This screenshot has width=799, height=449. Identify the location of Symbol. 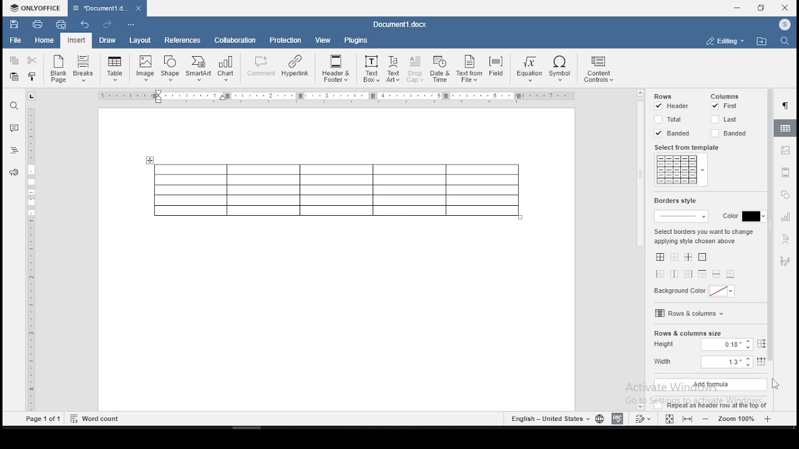
(562, 70).